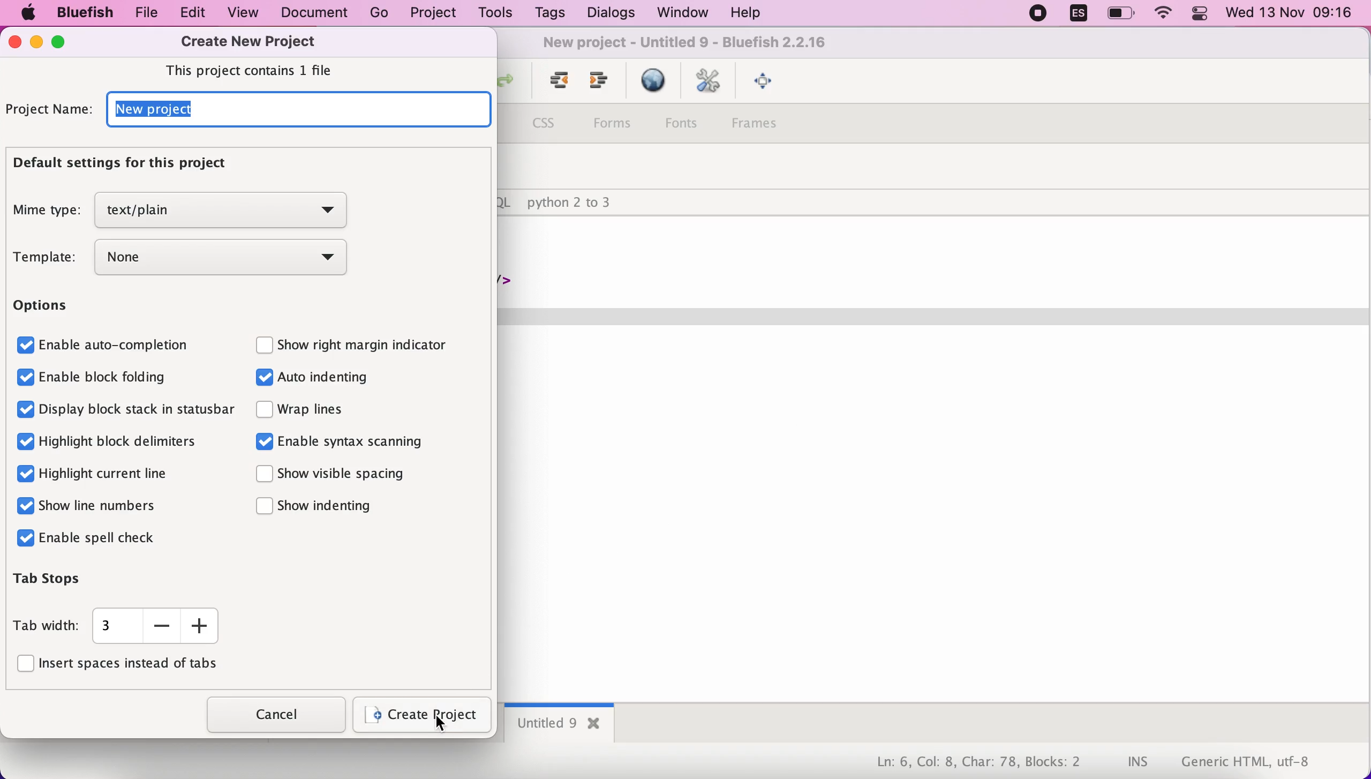 This screenshot has width=1371, height=779. I want to click on python 2 to 3, so click(579, 203).